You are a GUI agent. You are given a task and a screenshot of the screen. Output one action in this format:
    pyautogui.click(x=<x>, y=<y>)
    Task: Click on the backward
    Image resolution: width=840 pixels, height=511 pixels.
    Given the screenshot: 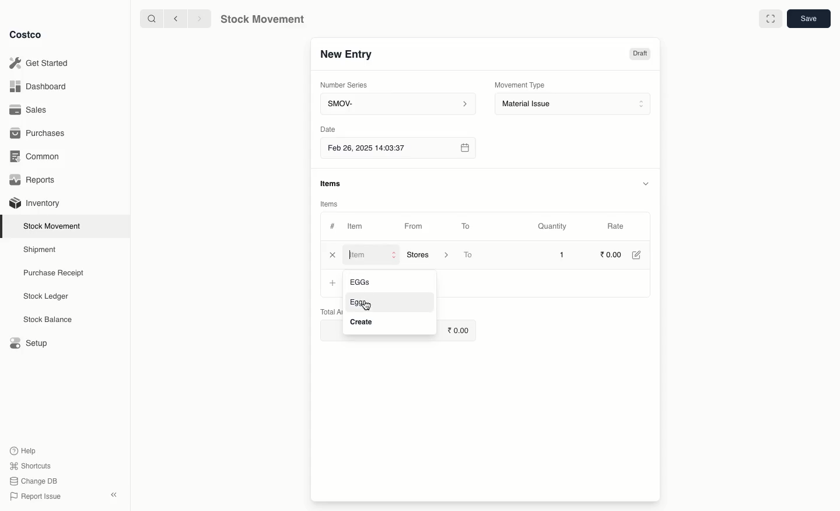 What is the action you would take?
    pyautogui.click(x=177, y=19)
    